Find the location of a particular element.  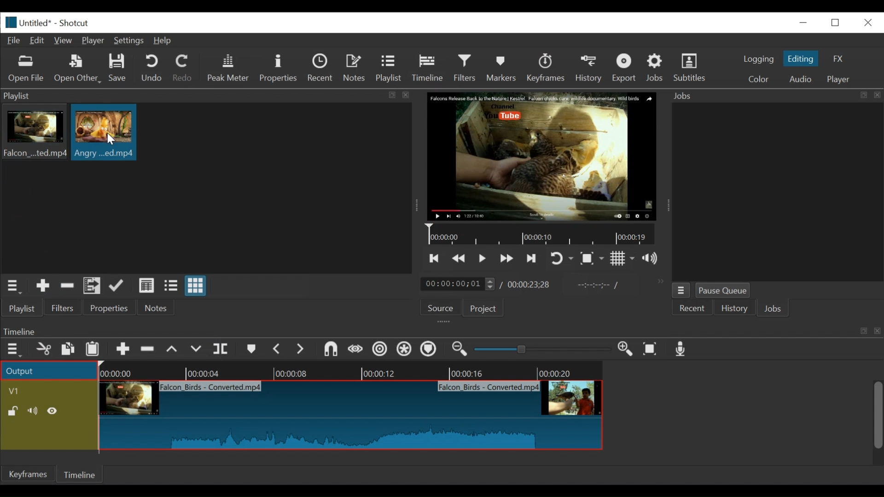

Settings is located at coordinates (131, 42).